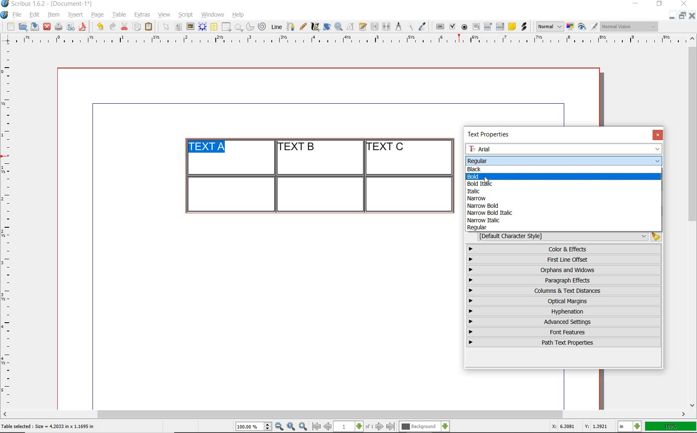  What do you see at coordinates (464, 28) in the screenshot?
I see `pdf radio button` at bounding box center [464, 28].